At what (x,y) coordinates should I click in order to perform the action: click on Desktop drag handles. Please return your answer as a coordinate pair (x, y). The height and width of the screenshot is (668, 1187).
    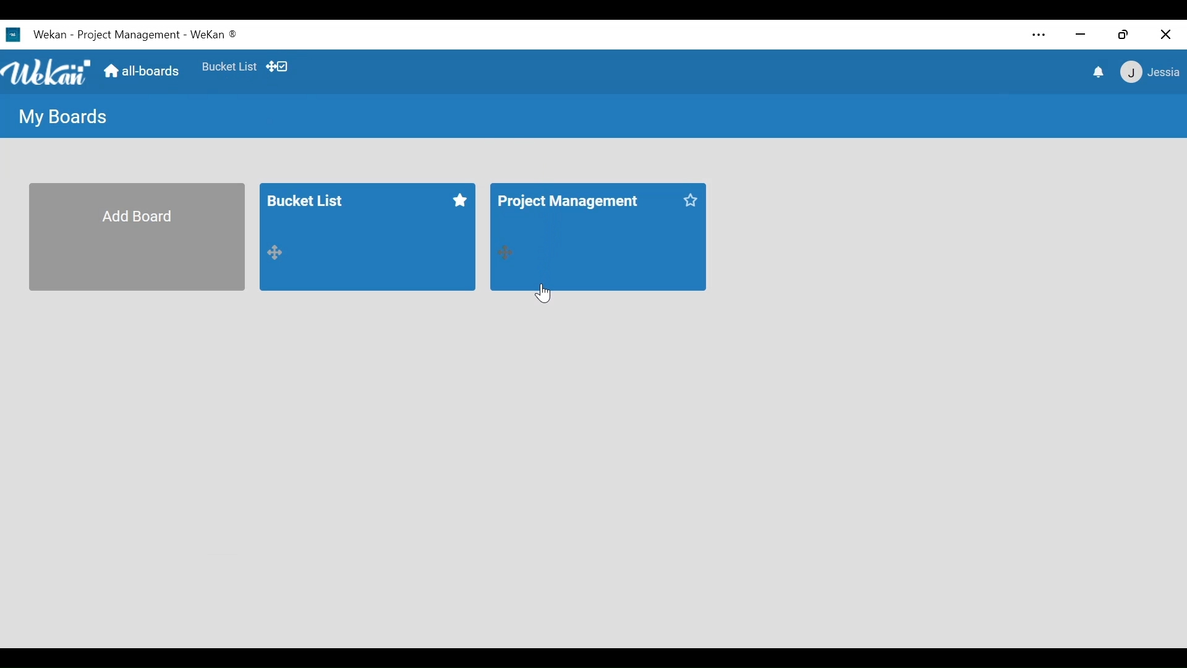
    Looking at the image, I should click on (279, 67).